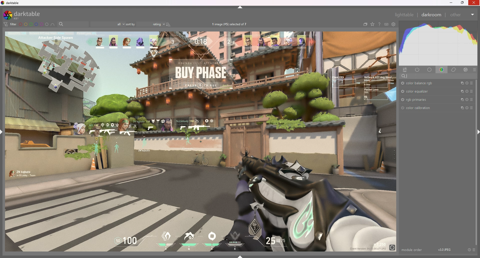 The height and width of the screenshot is (258, 480). I want to click on color balance rgb, so click(419, 83).